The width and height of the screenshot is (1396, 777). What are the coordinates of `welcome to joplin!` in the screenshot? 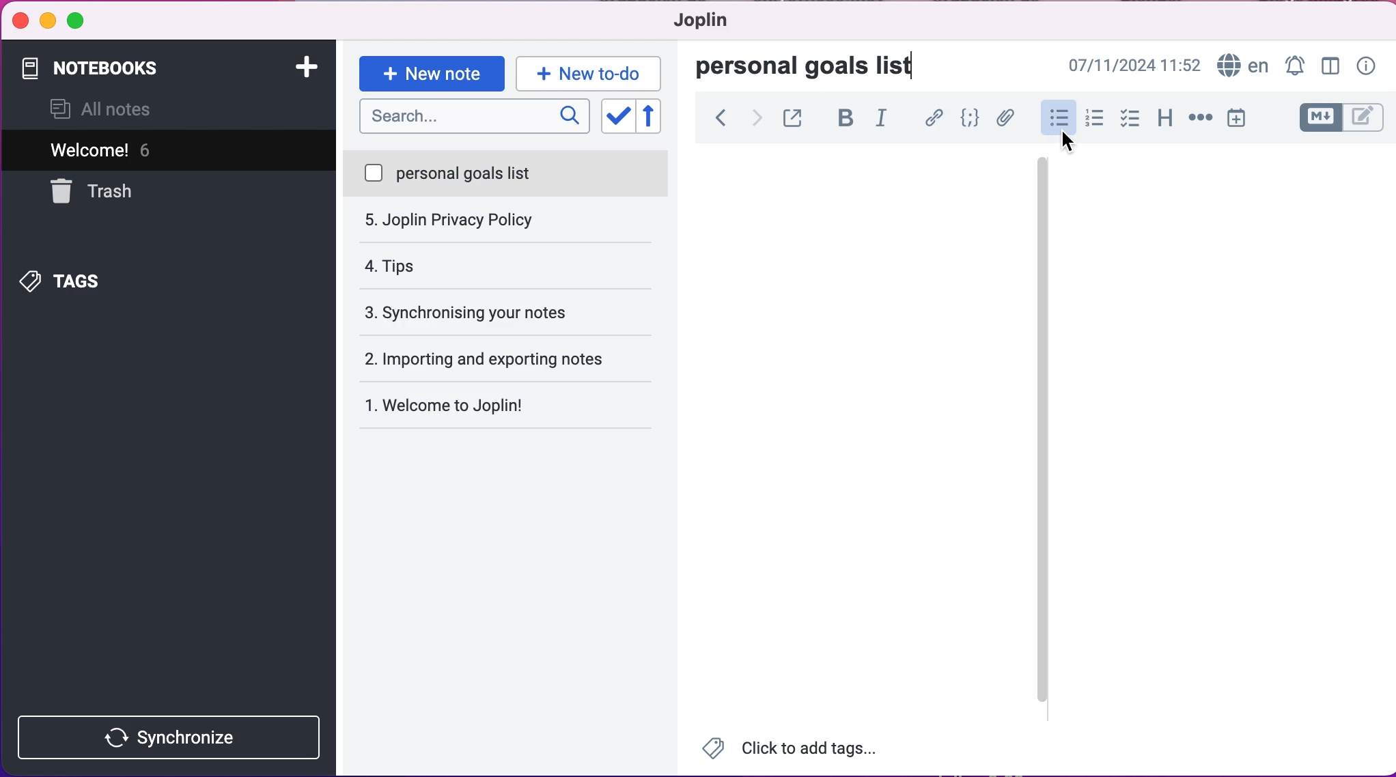 It's located at (474, 361).